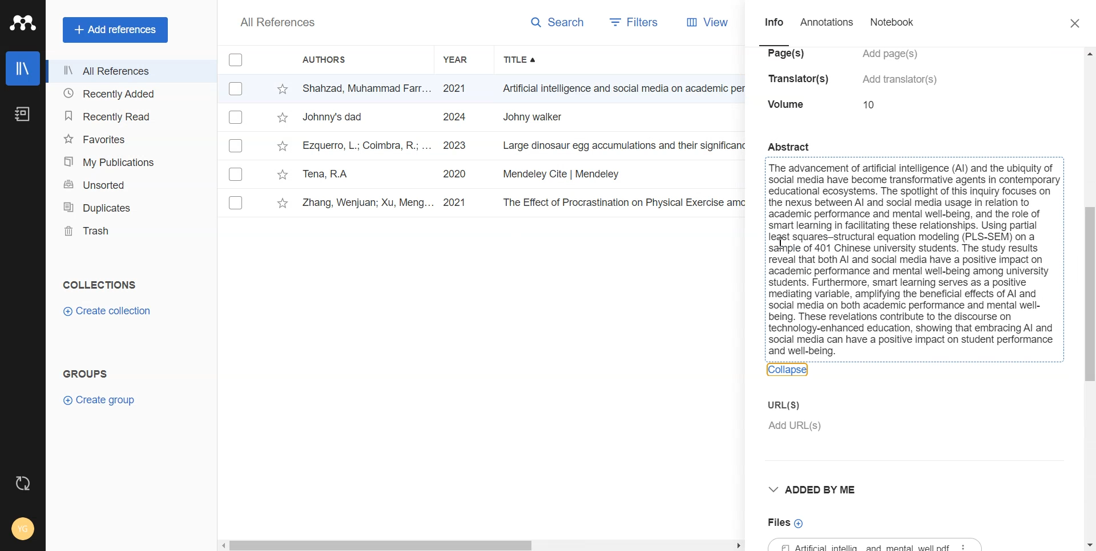  I want to click on translators, so click(798, 78).